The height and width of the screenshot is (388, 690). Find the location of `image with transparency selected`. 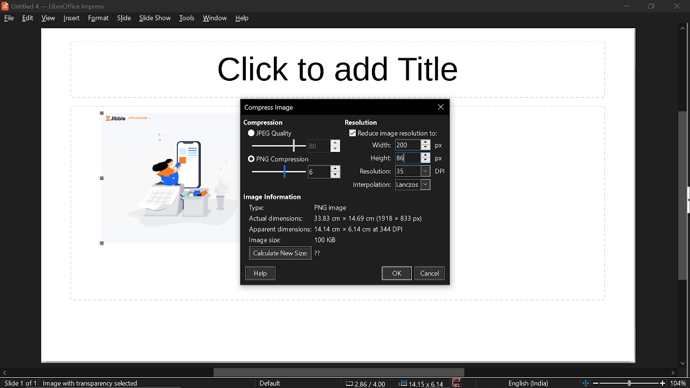

image with transparency selected is located at coordinates (94, 383).